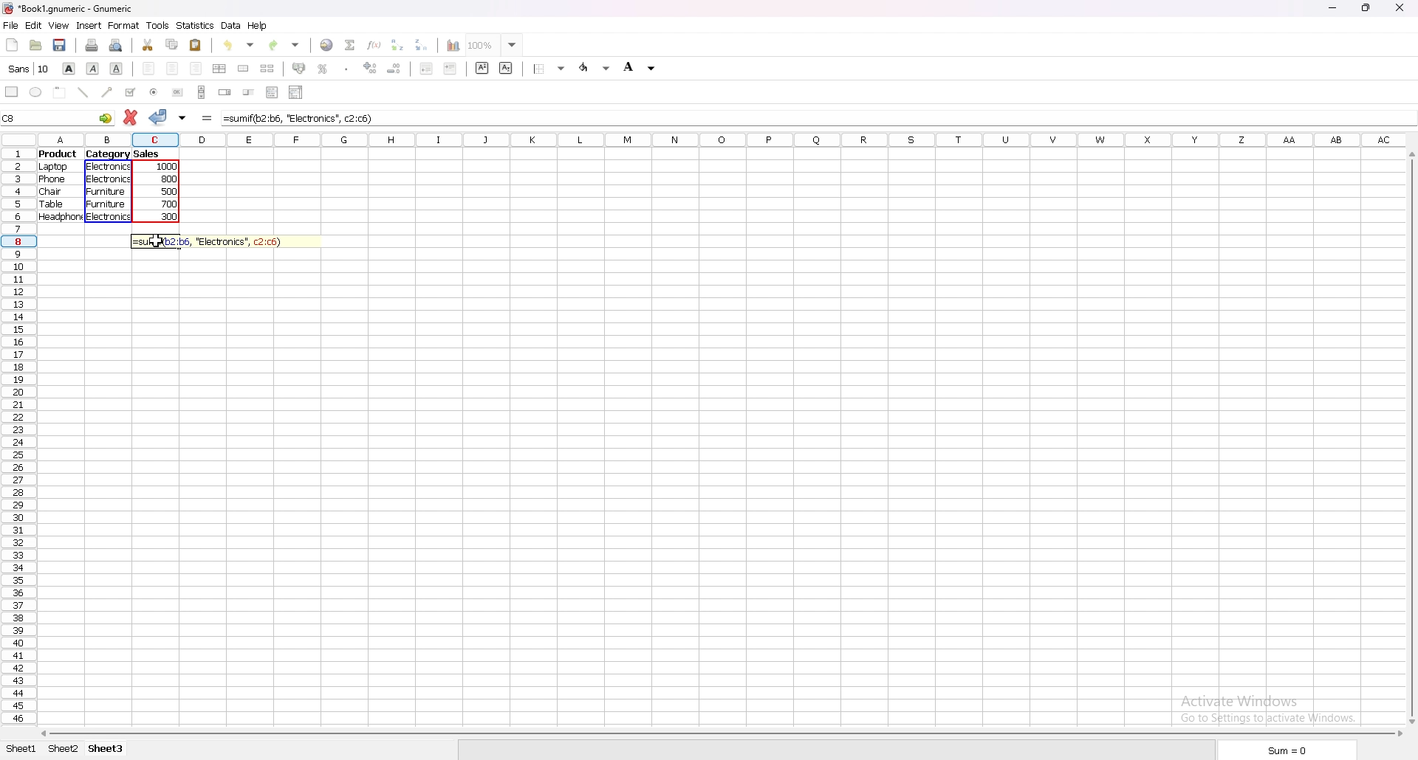 The height and width of the screenshot is (760, 1418). What do you see at coordinates (107, 93) in the screenshot?
I see `arrowed line` at bounding box center [107, 93].